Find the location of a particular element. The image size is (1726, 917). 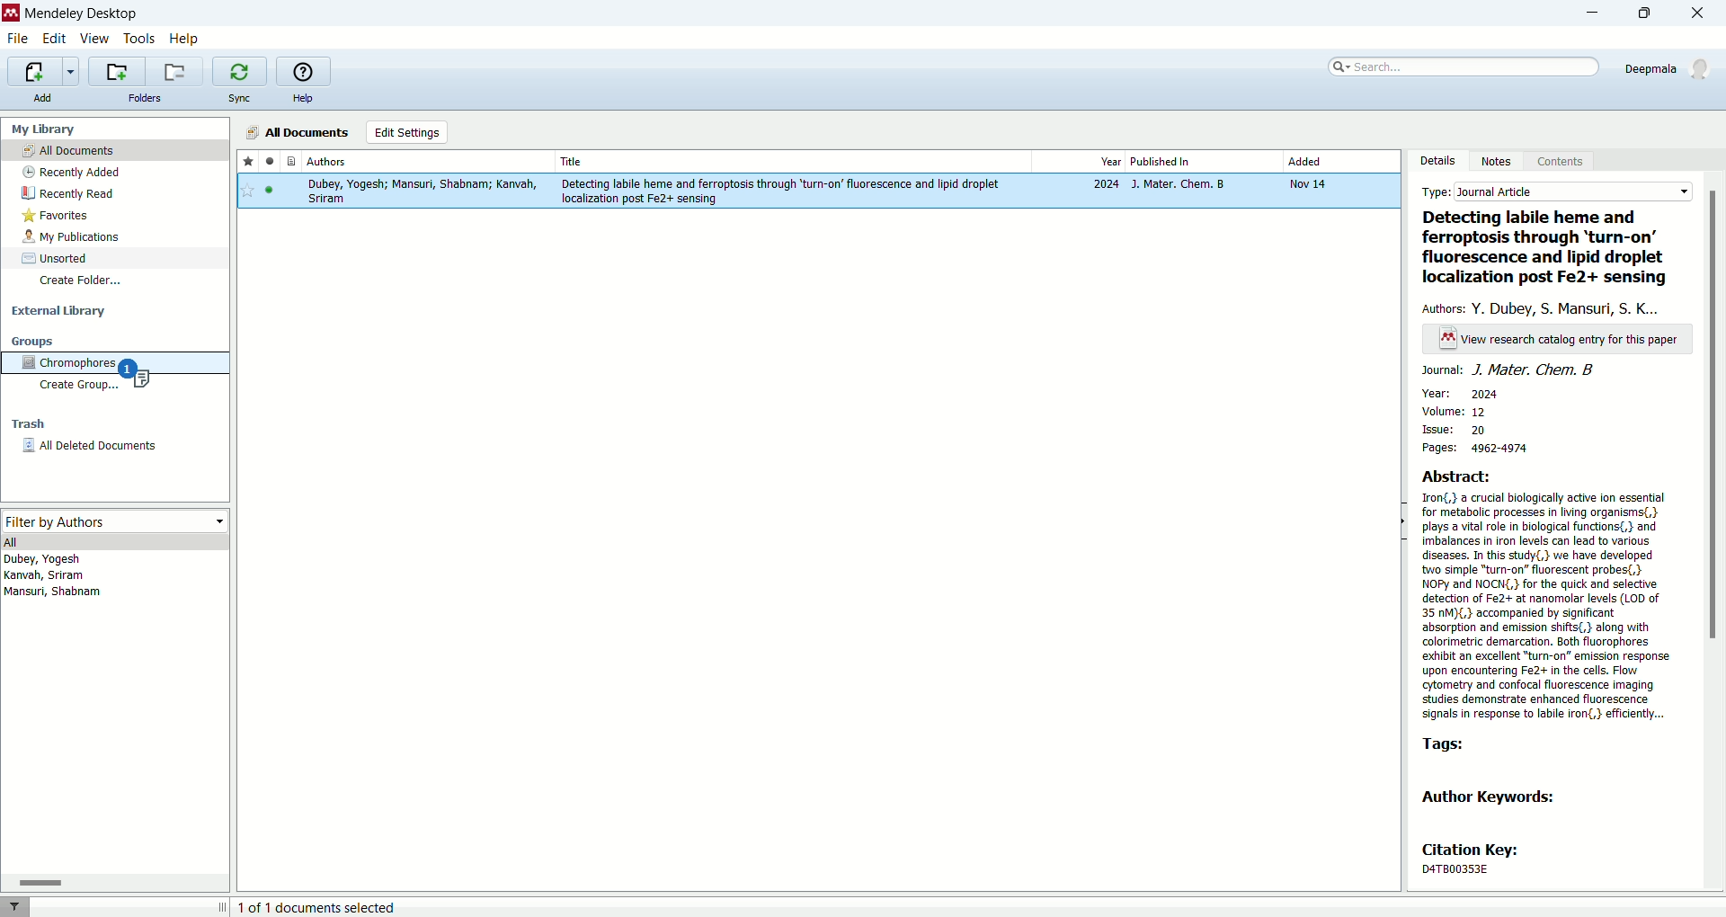

read/unread is located at coordinates (267, 161).